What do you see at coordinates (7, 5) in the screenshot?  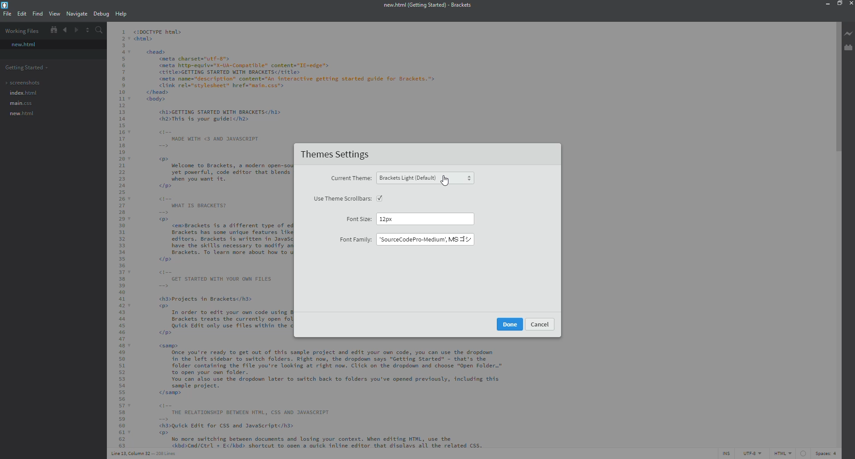 I see `brackets` at bounding box center [7, 5].